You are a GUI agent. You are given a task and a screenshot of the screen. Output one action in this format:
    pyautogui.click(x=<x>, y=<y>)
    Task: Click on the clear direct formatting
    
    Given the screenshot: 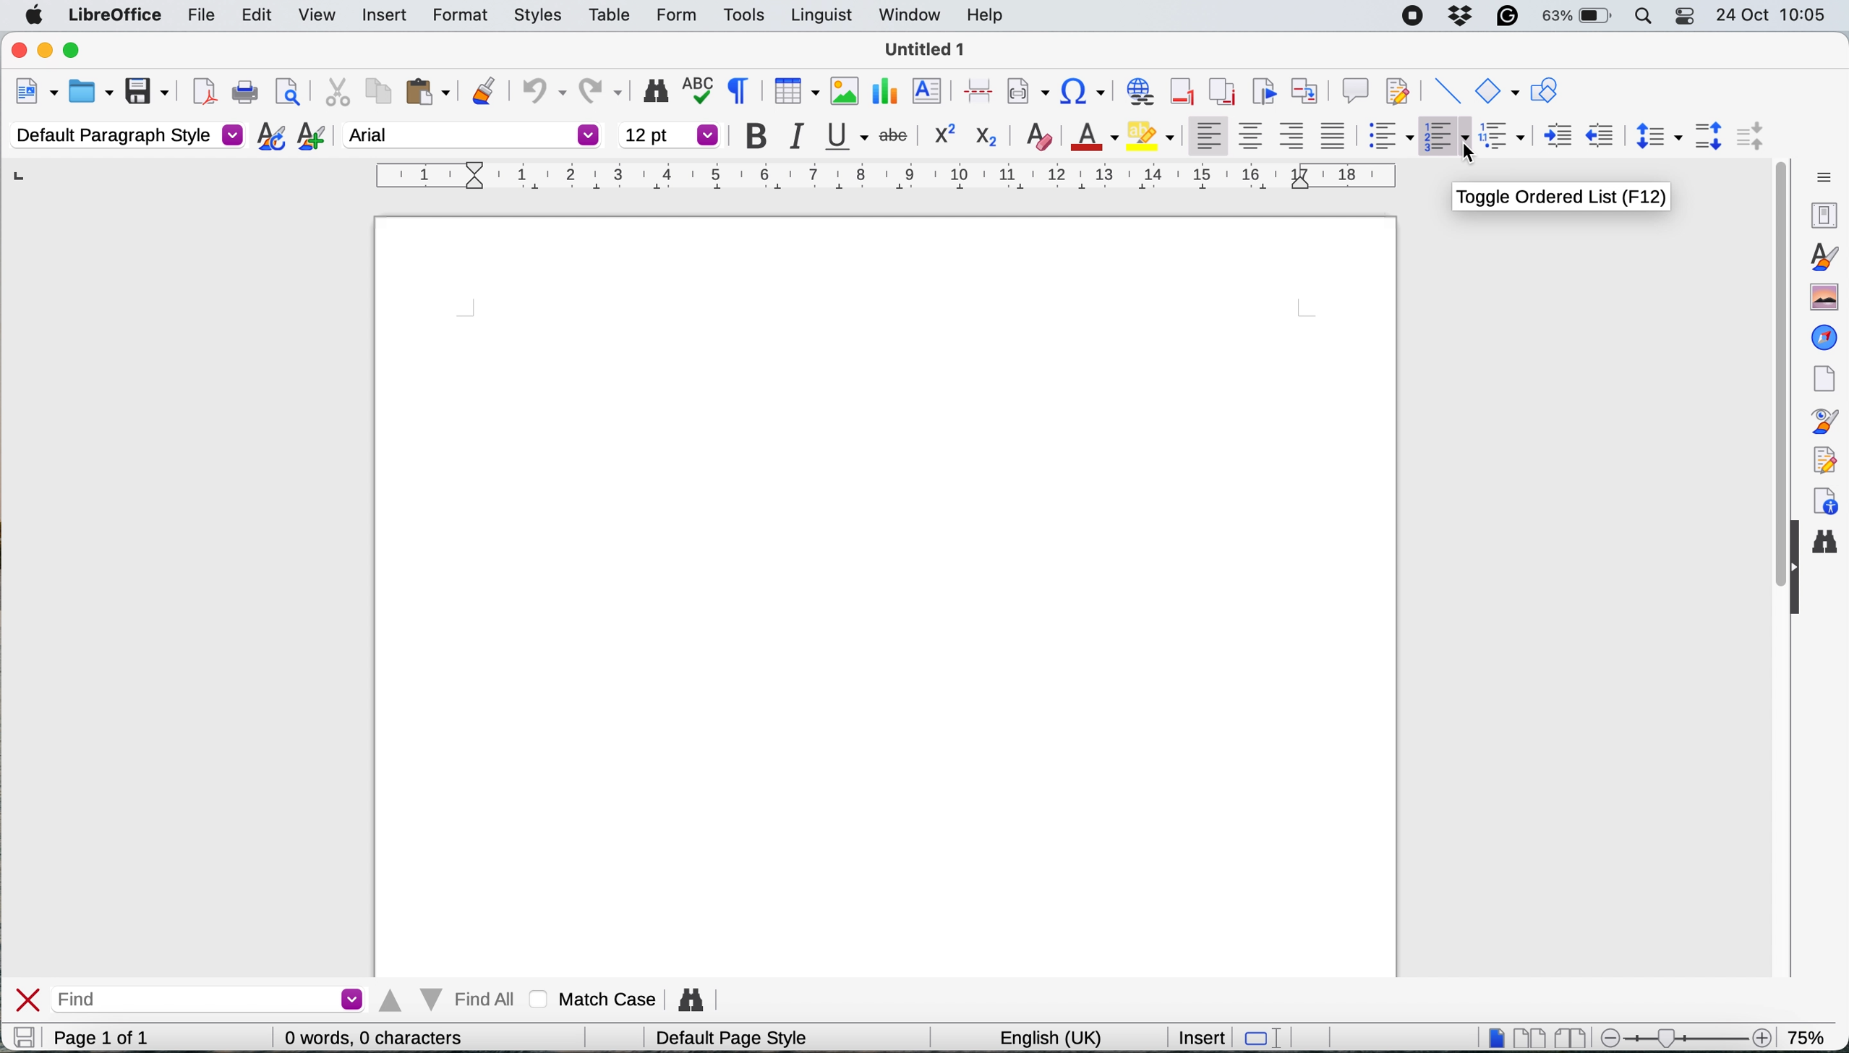 What is the action you would take?
    pyautogui.click(x=1041, y=135)
    